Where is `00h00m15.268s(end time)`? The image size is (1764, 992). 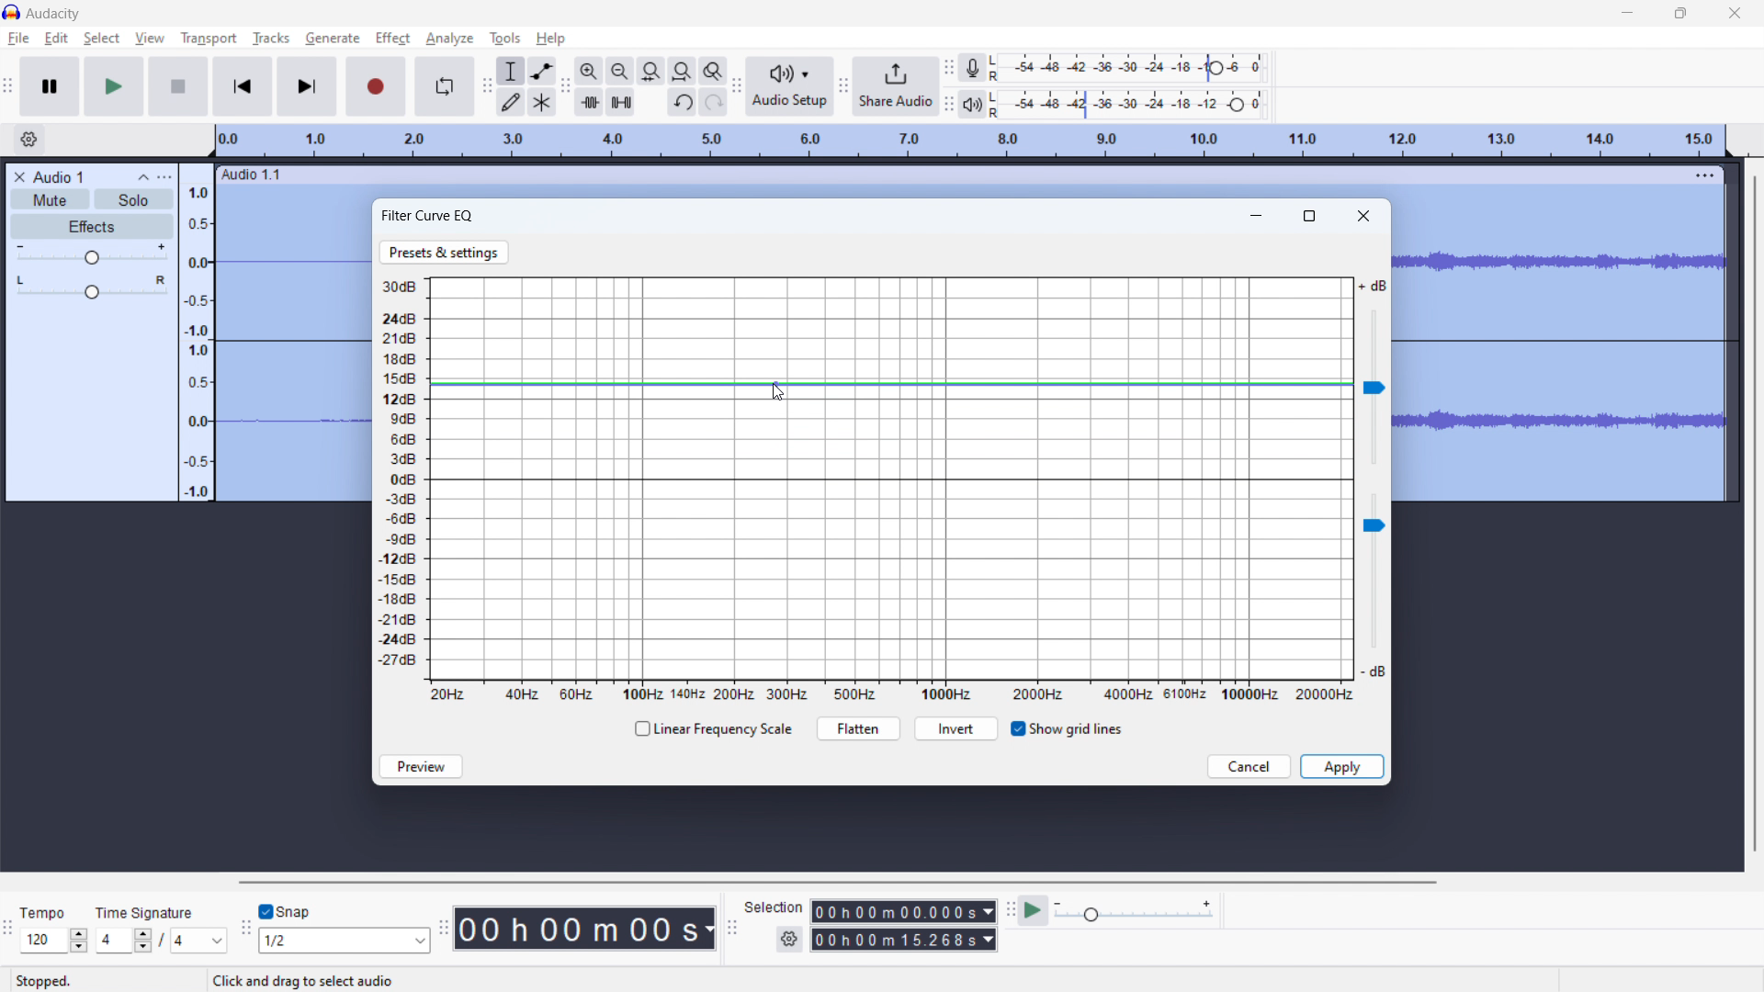 00h00m15.268s(end time) is located at coordinates (903, 940).